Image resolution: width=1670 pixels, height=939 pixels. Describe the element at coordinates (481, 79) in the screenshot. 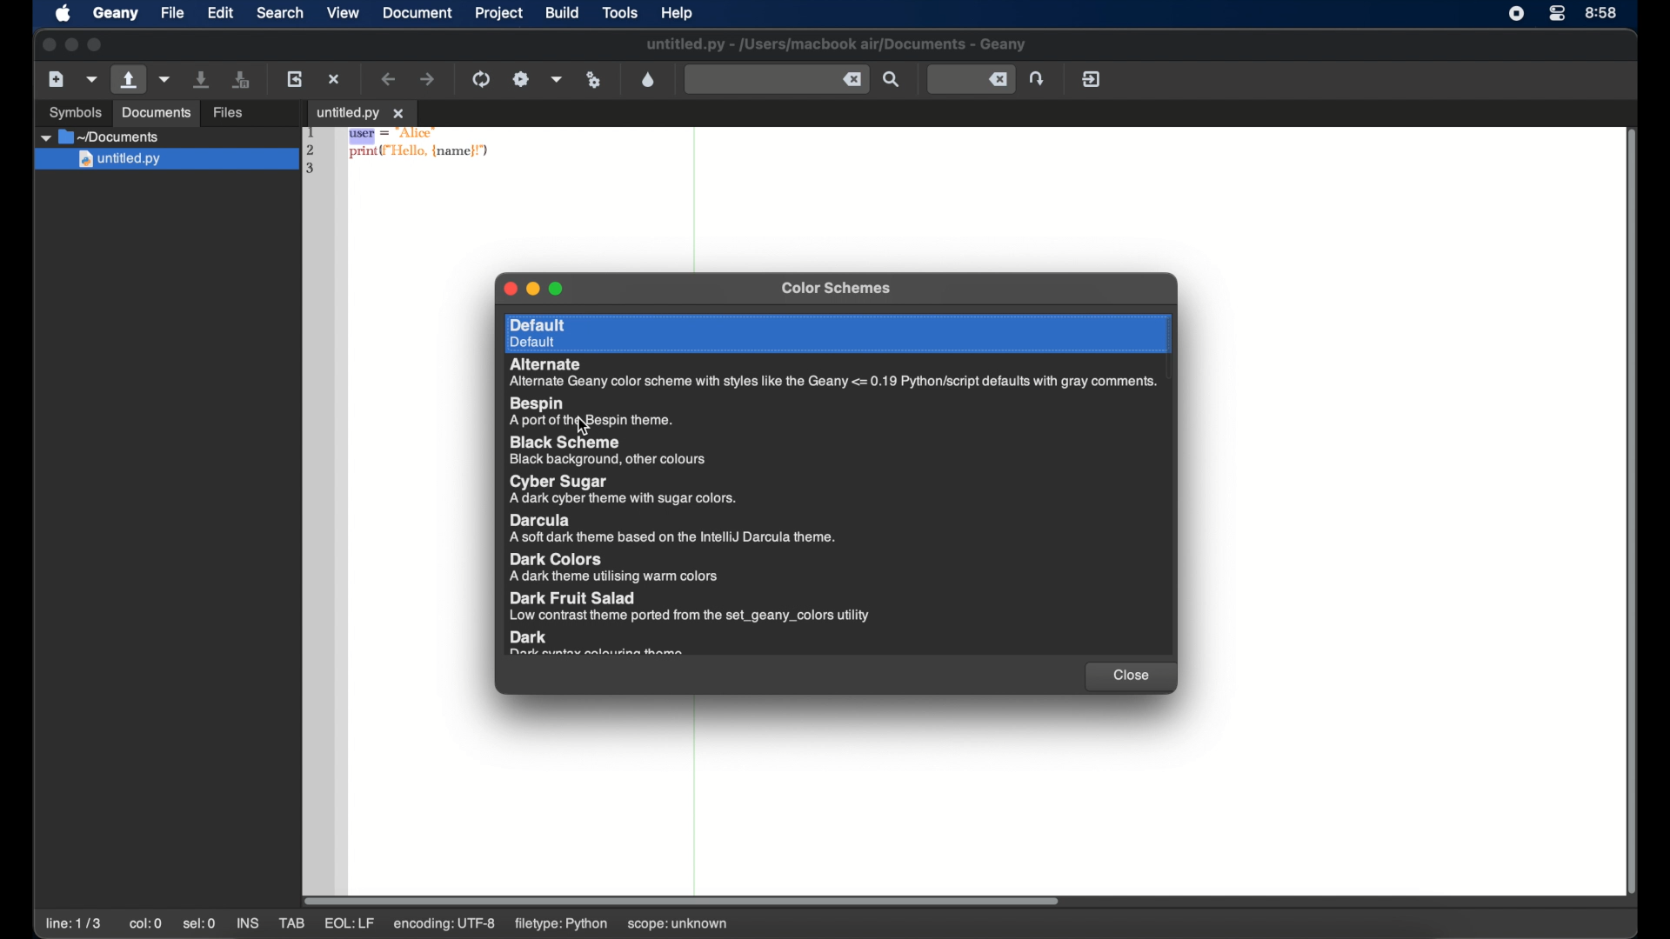

I see `compile the current file` at that location.